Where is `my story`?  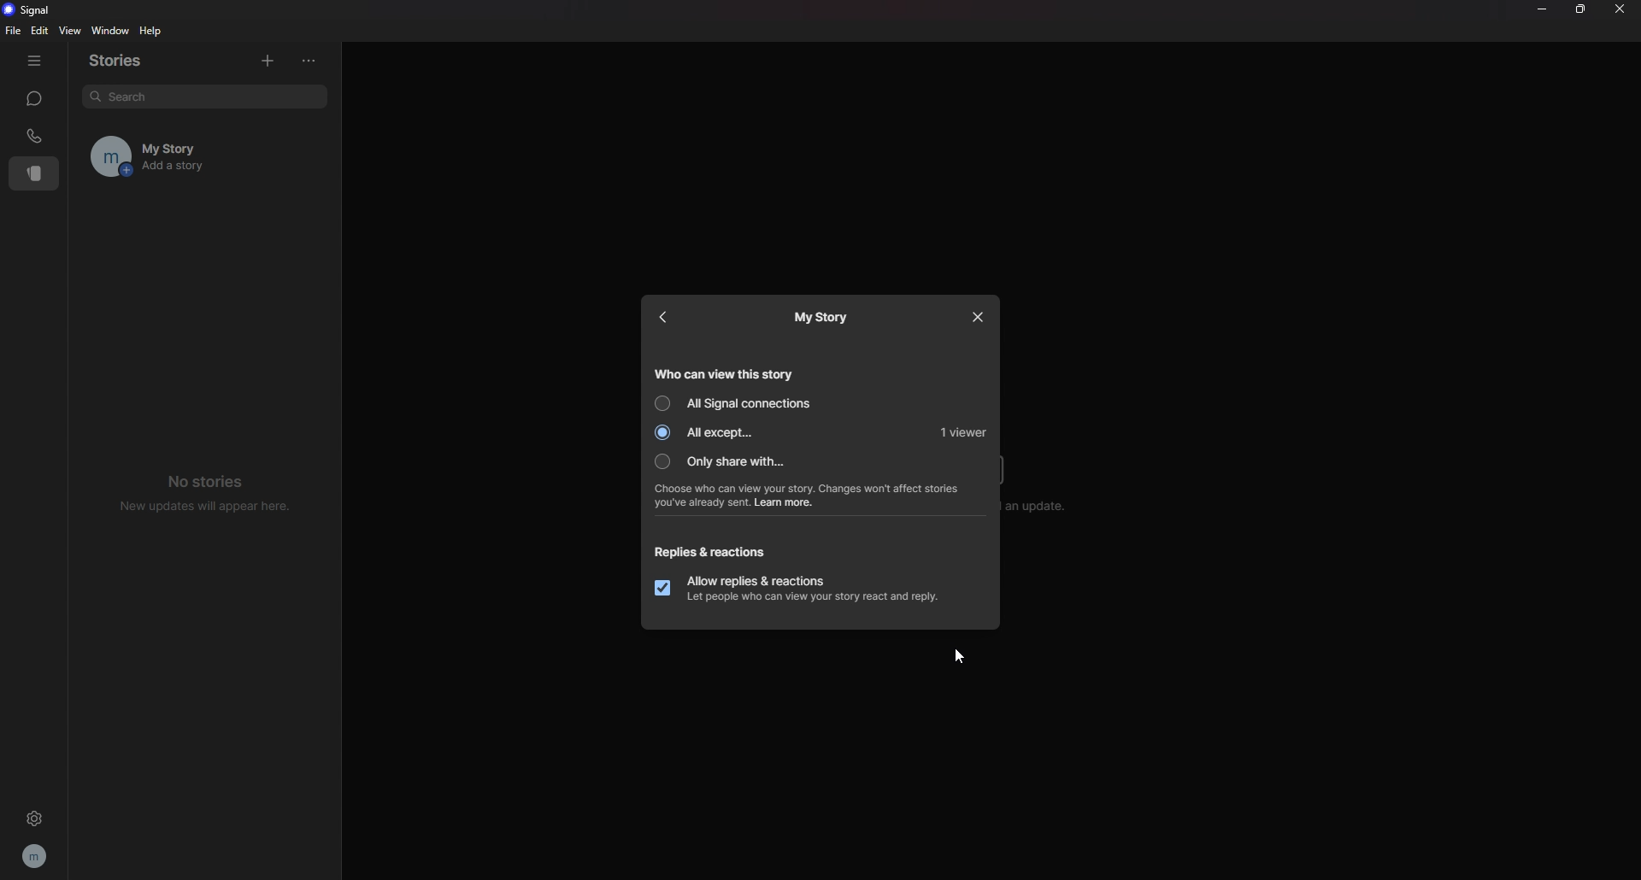
my story is located at coordinates (826, 316).